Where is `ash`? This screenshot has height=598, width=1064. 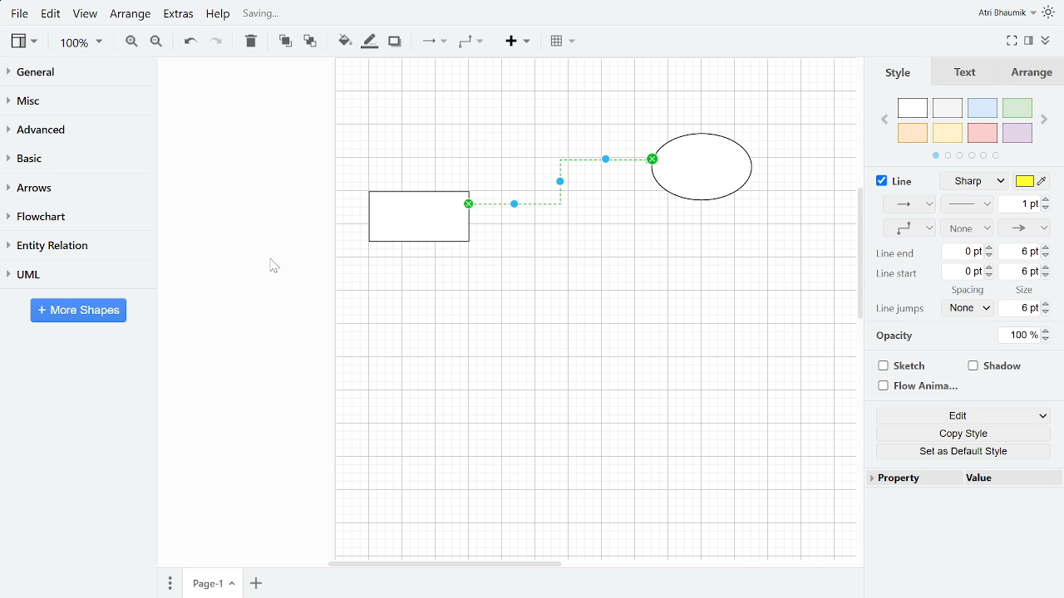
ash is located at coordinates (948, 109).